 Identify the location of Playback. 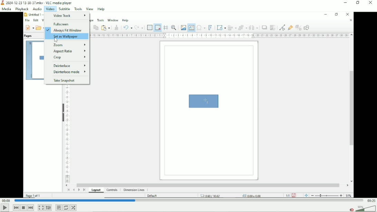
(22, 9).